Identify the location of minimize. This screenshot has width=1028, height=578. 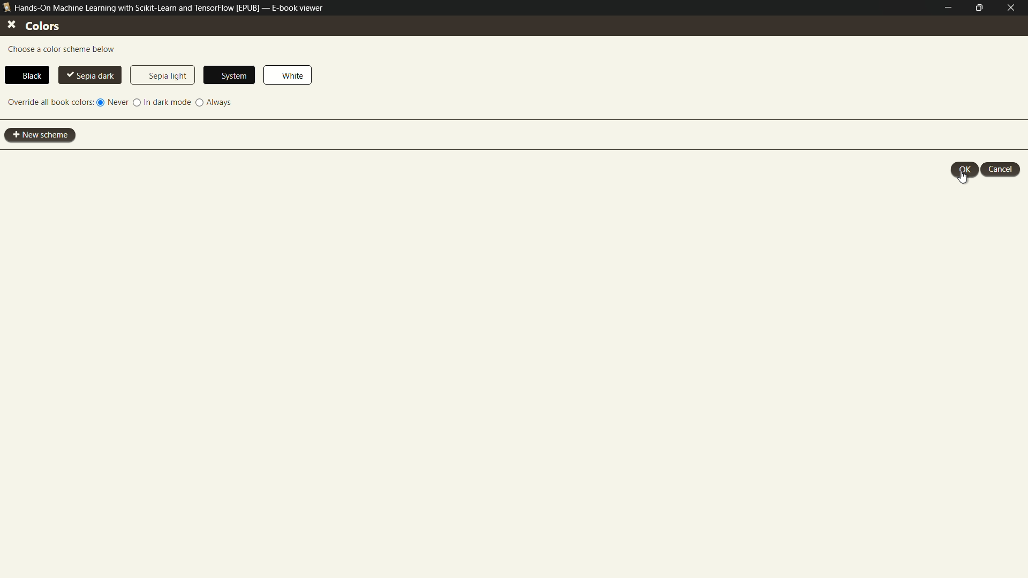
(948, 7).